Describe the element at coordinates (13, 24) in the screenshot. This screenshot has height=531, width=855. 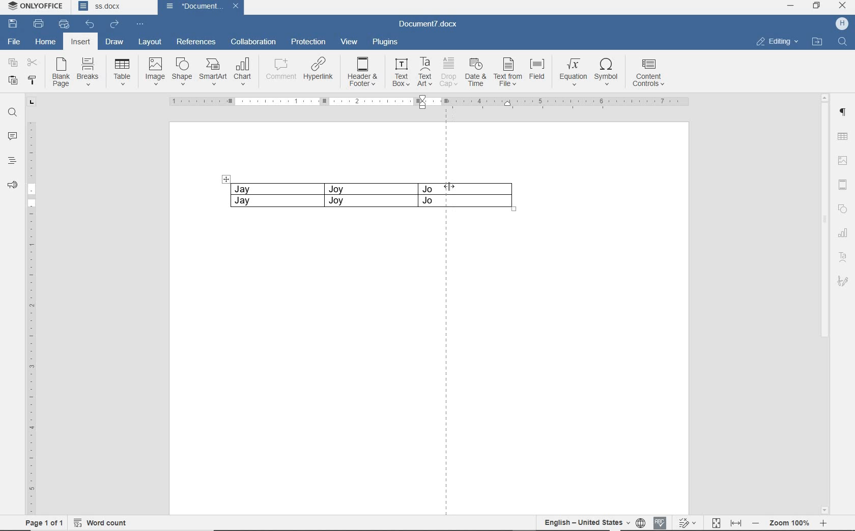
I see `SAVE` at that location.